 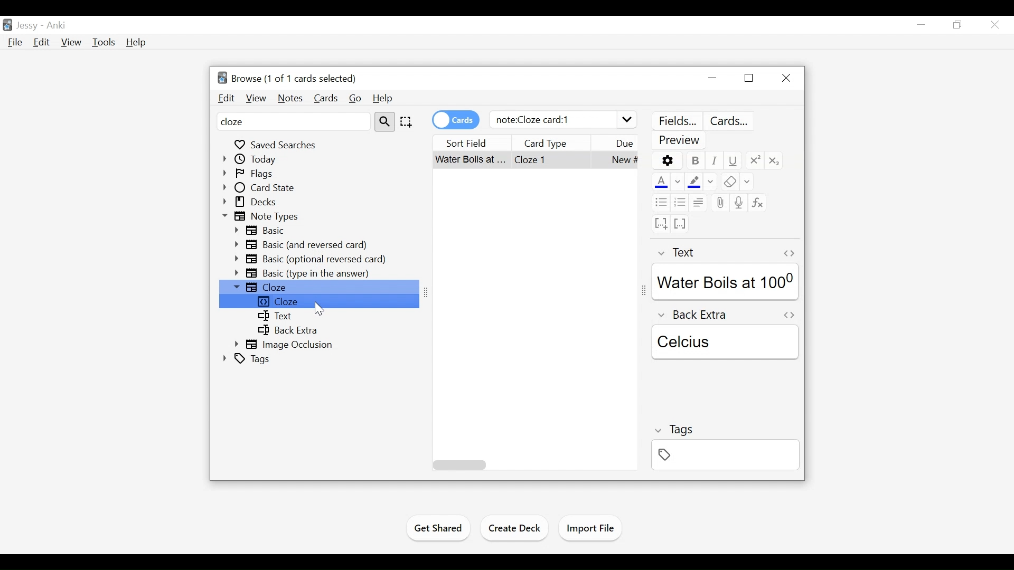 What do you see at coordinates (739, 182) in the screenshot?
I see `Remove Formatting` at bounding box center [739, 182].